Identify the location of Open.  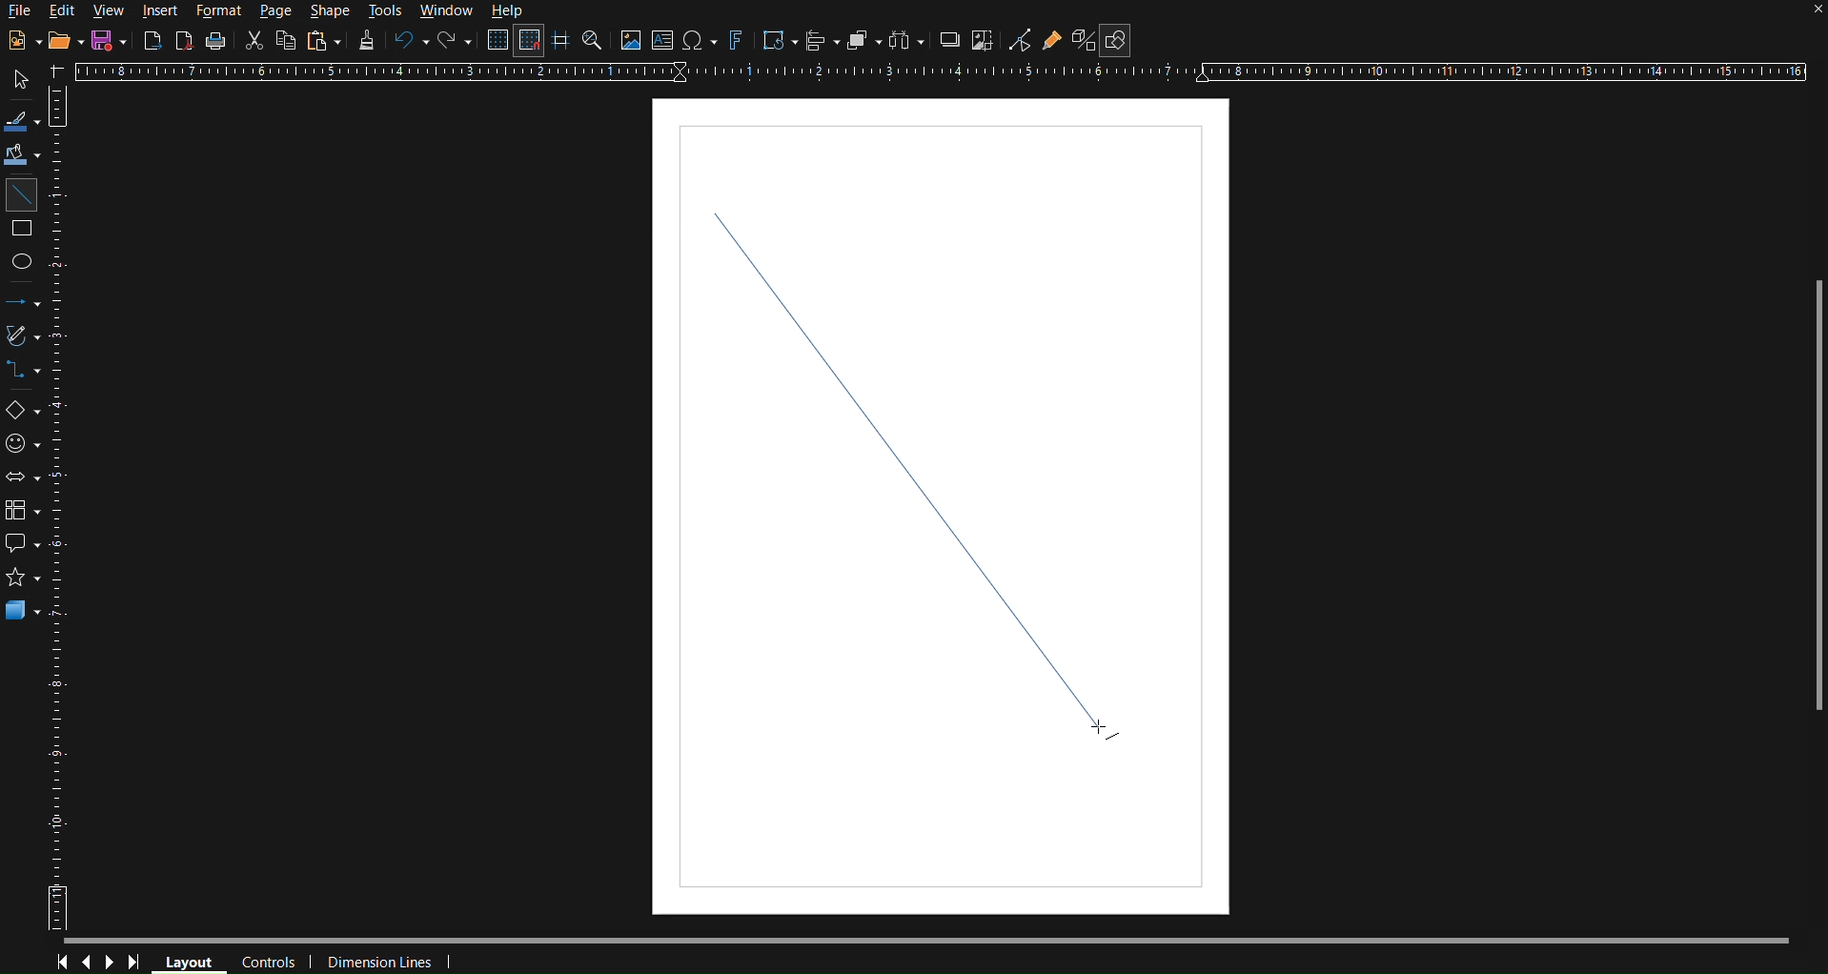
(61, 41).